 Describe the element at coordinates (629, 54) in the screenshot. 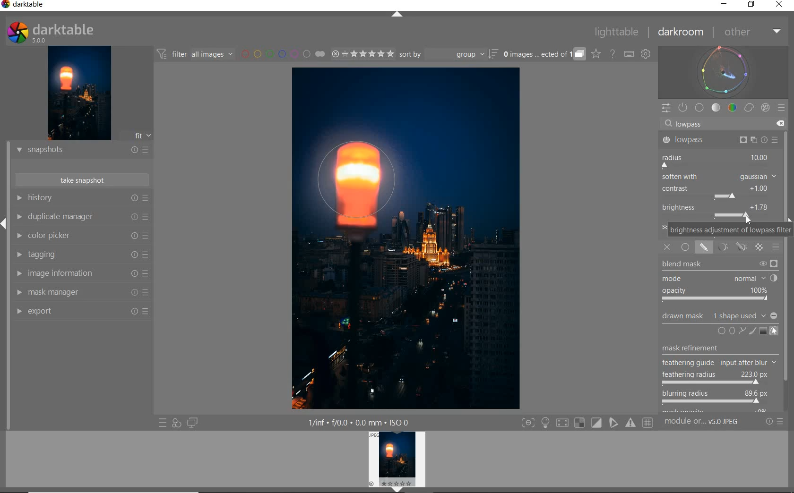

I see `SET KEYBOARD SHORTCUTS` at that location.